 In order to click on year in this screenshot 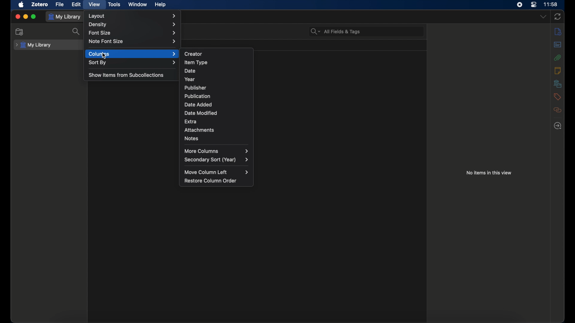, I will do `click(189, 79)`.